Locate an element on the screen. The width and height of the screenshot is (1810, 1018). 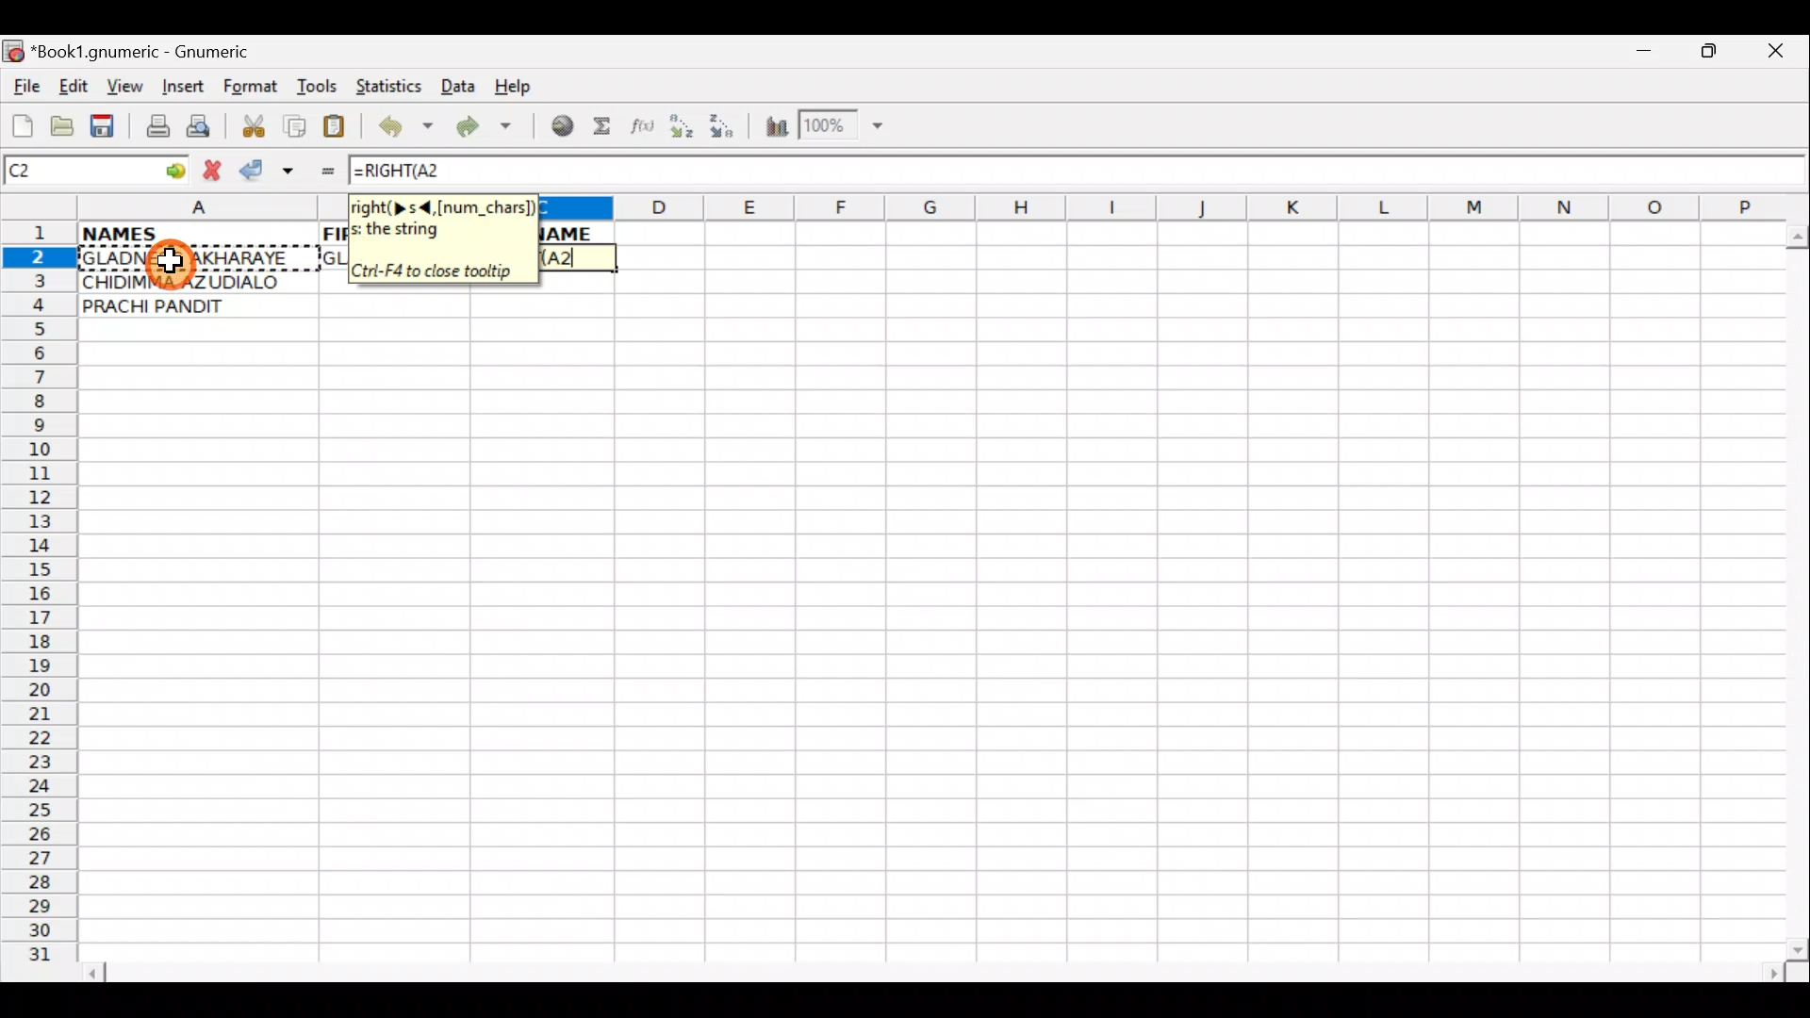
Save current workbook is located at coordinates (107, 127).